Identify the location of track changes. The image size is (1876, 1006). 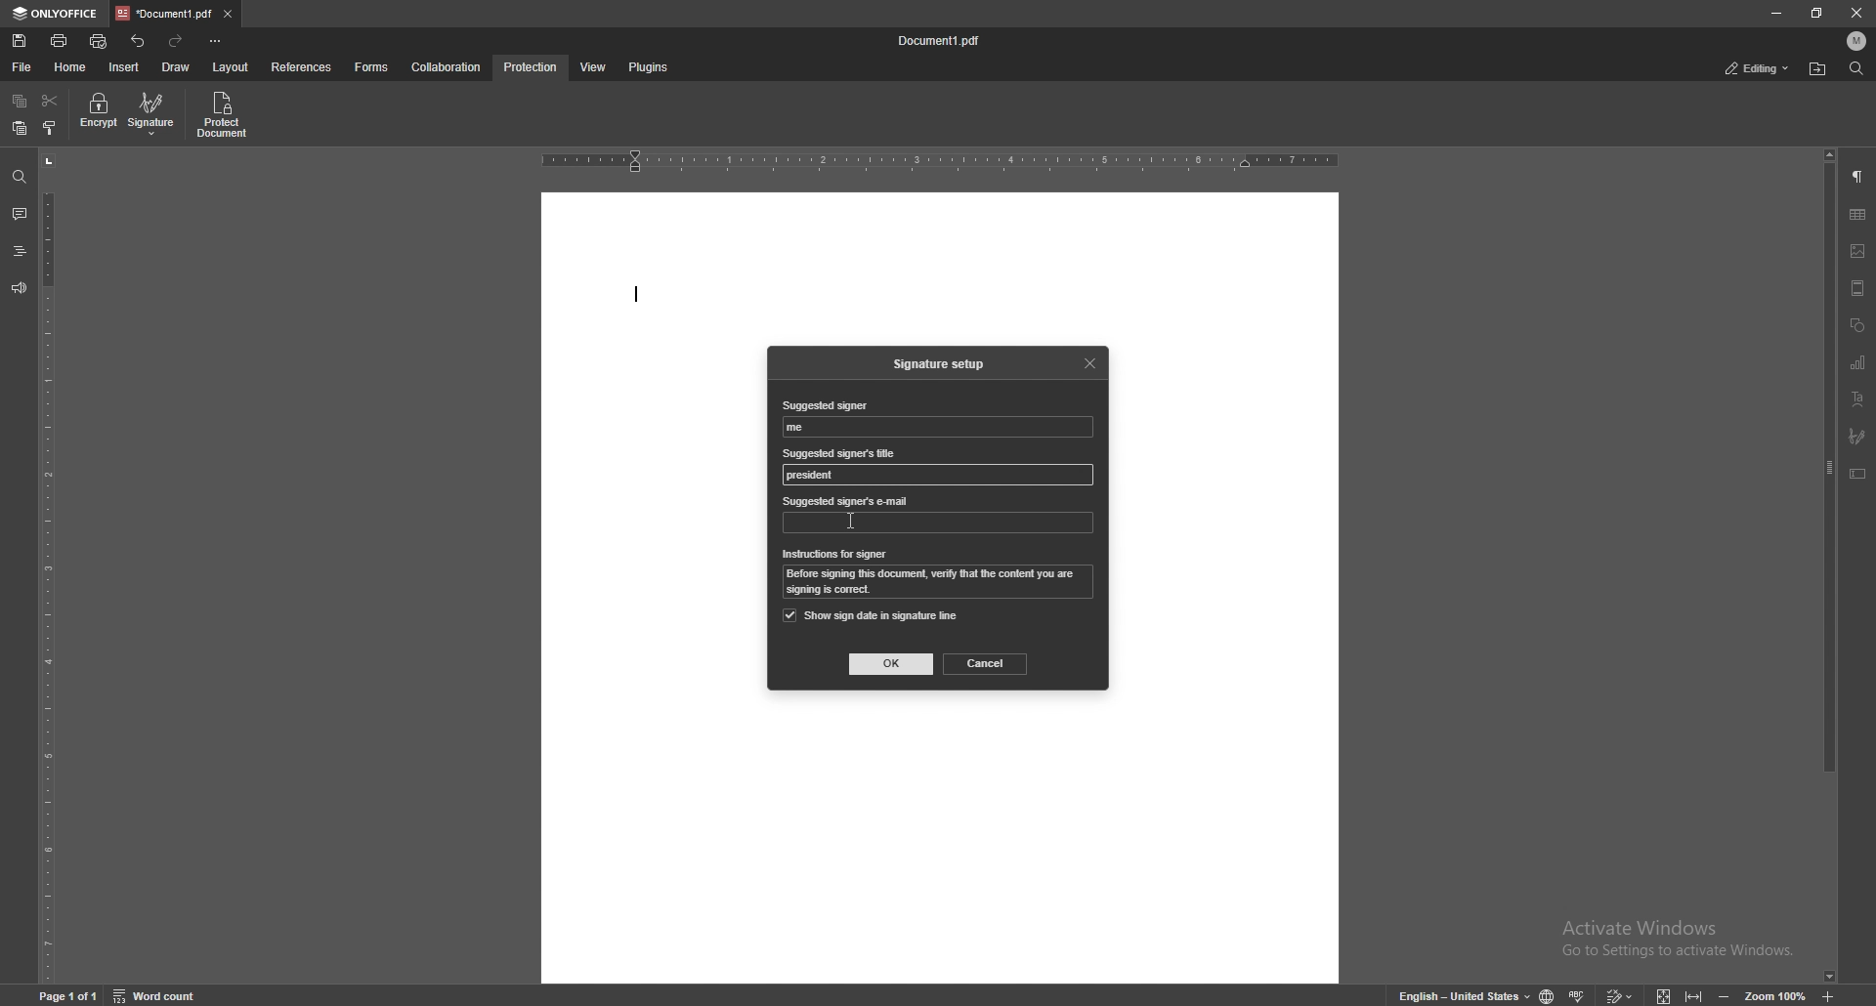
(1616, 993).